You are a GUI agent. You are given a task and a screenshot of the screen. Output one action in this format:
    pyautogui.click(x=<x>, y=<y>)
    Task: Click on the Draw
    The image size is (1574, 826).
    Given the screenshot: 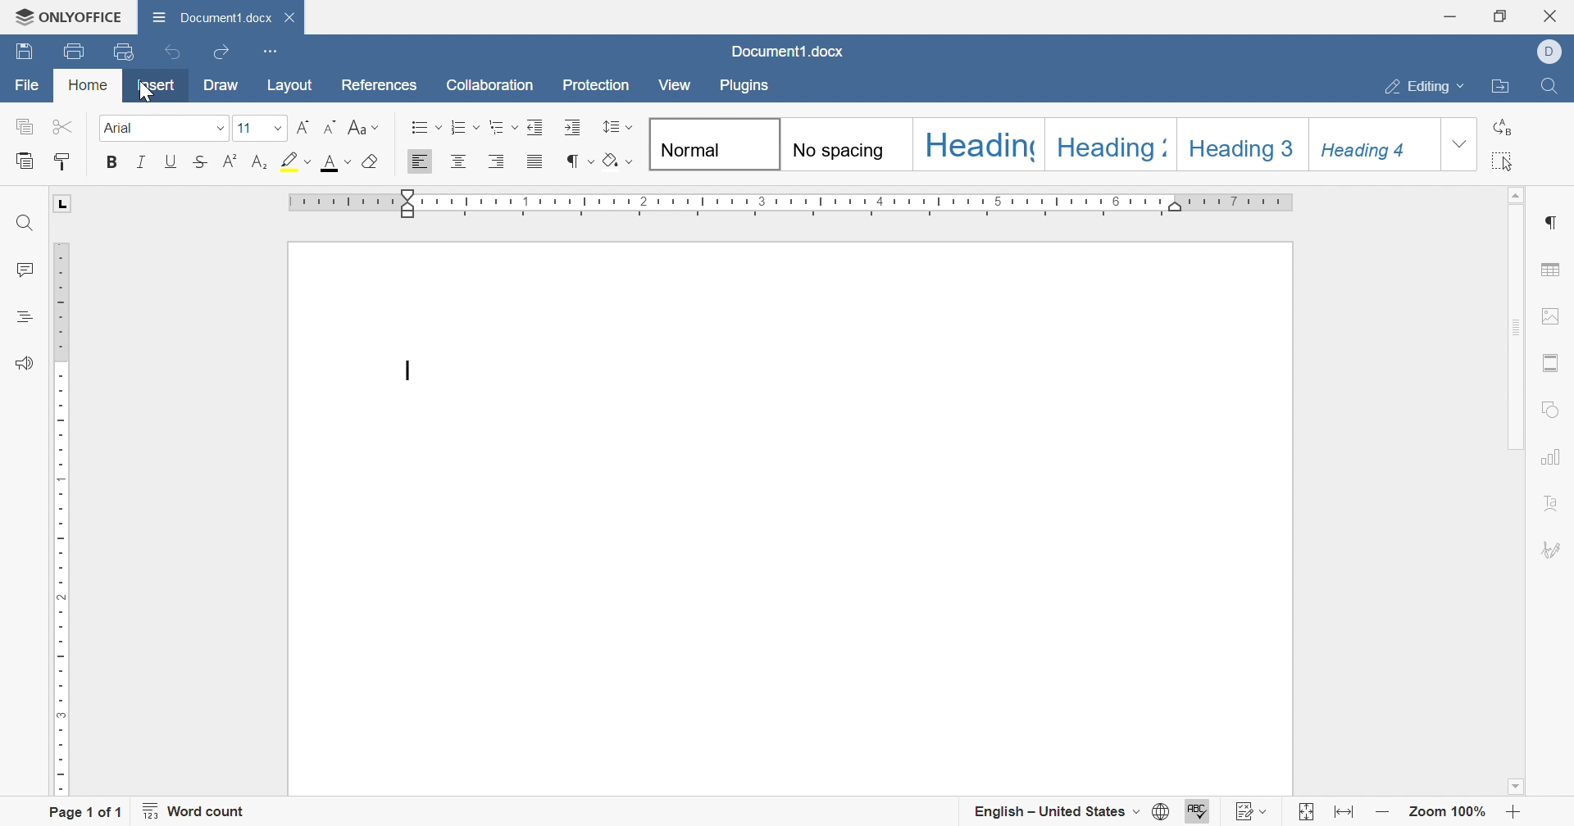 What is the action you would take?
    pyautogui.click(x=223, y=84)
    